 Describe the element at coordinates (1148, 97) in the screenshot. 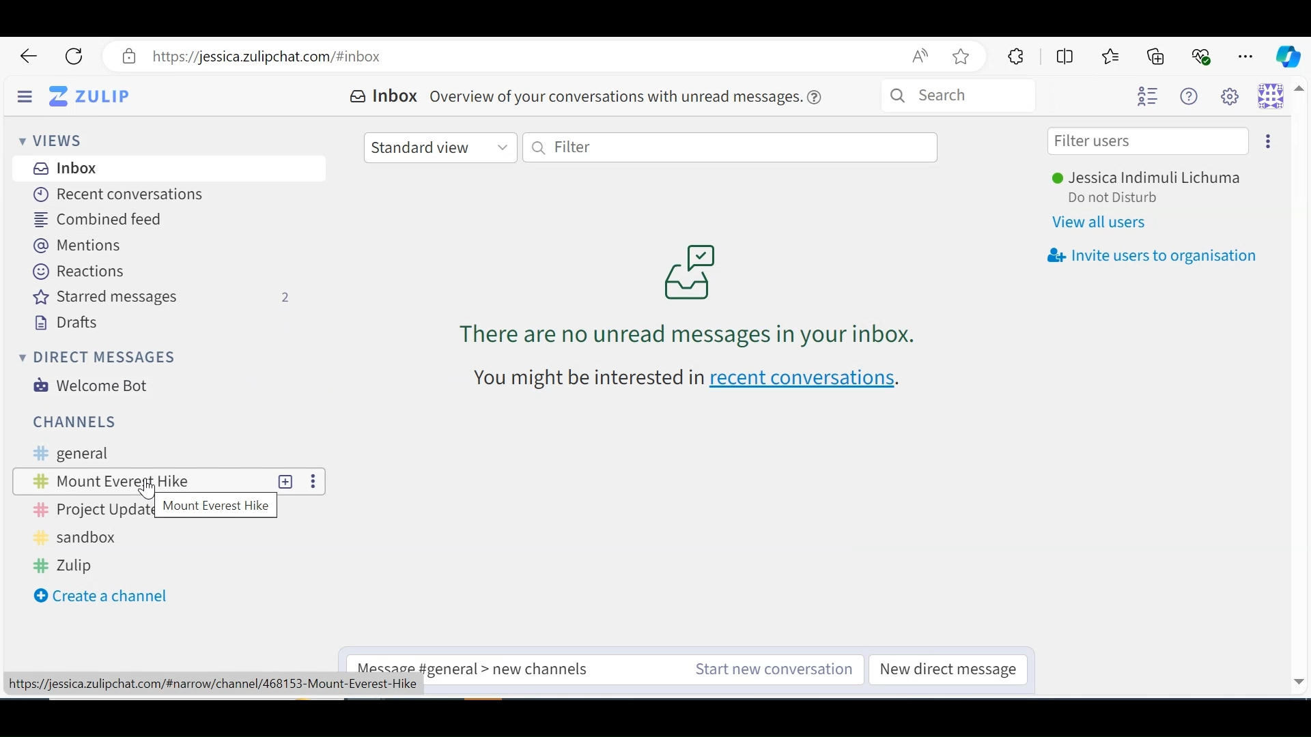

I see `Hide user list` at that location.